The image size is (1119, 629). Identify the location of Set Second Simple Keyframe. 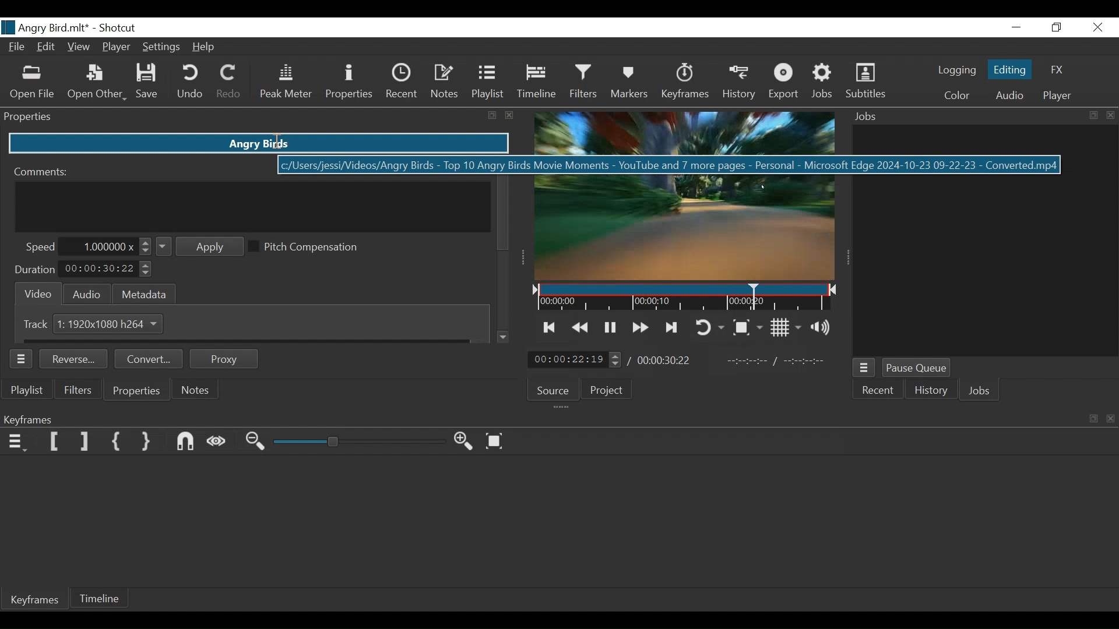
(149, 442).